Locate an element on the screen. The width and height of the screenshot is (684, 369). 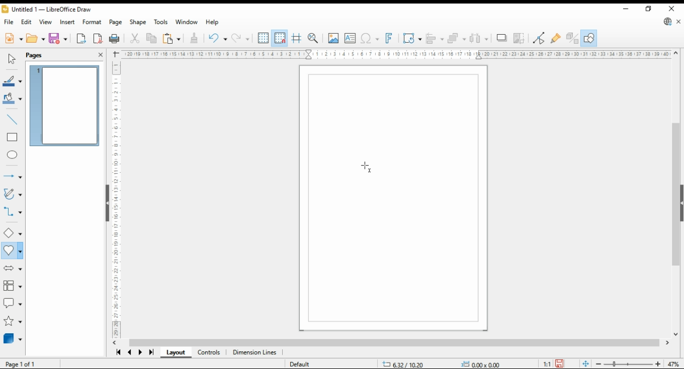
scroll bar is located at coordinates (677, 192).